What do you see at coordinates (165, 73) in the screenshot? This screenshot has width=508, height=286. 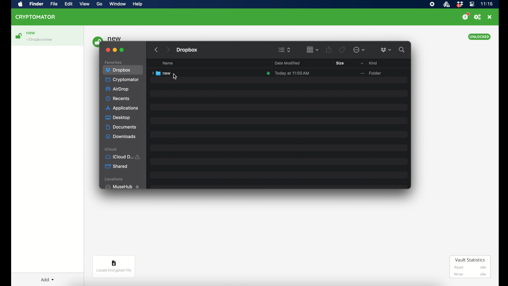 I see `new` at bounding box center [165, 73].